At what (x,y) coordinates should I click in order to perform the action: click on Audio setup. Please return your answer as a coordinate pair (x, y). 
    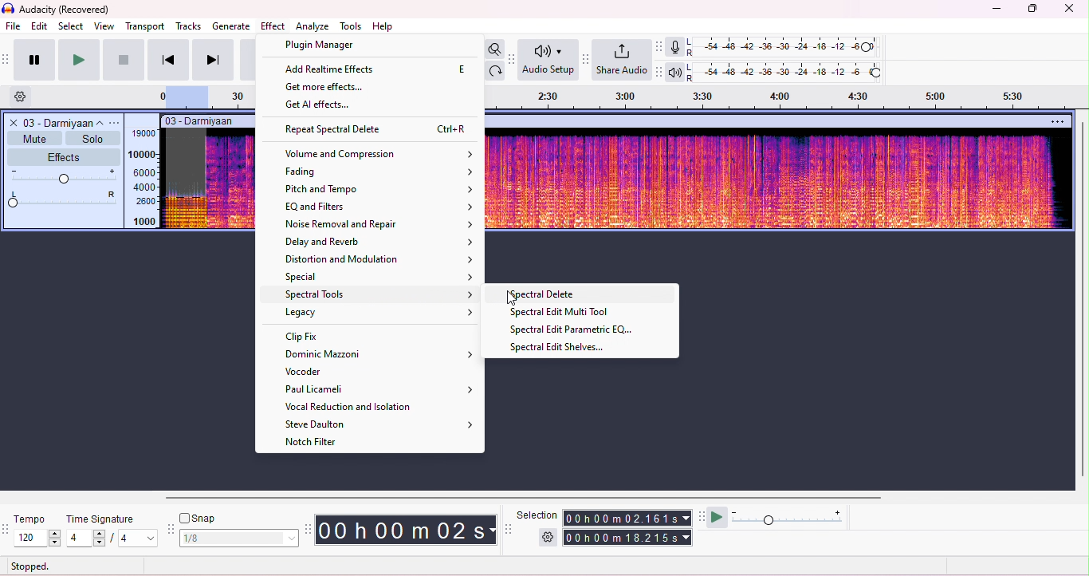
    Looking at the image, I should click on (548, 60).